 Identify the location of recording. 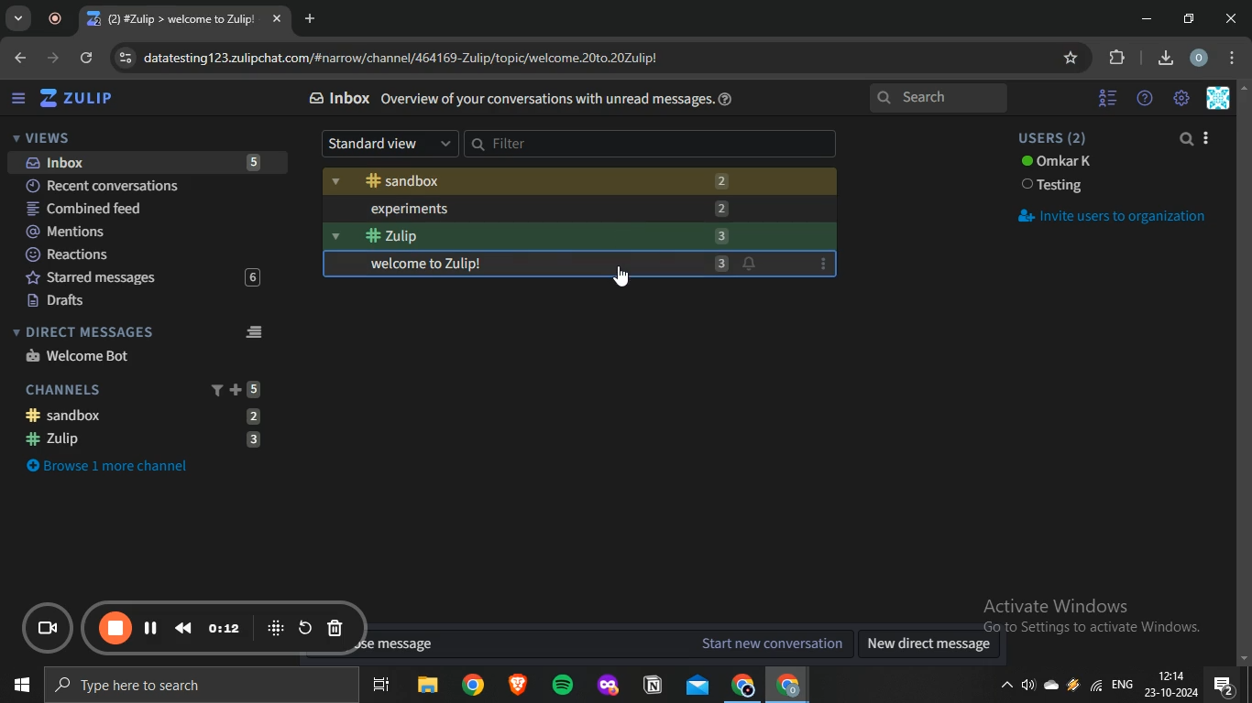
(60, 19).